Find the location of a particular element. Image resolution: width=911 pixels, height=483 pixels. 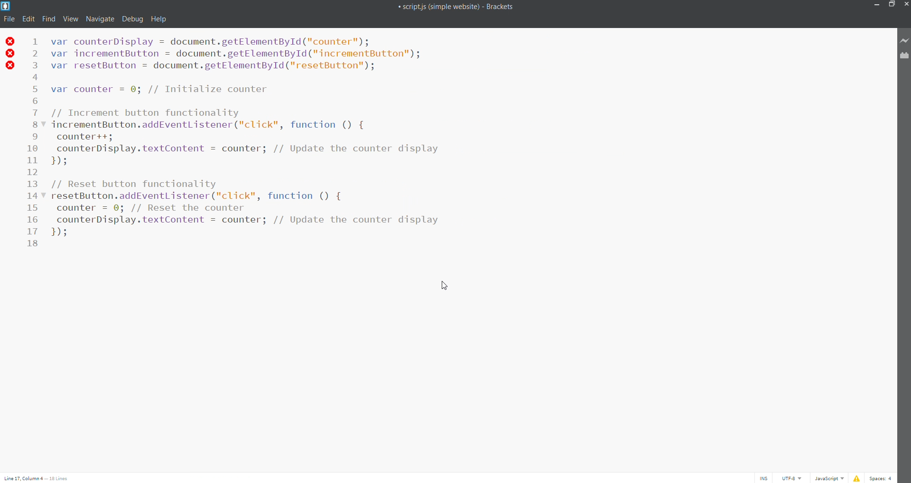

find is located at coordinates (49, 19).